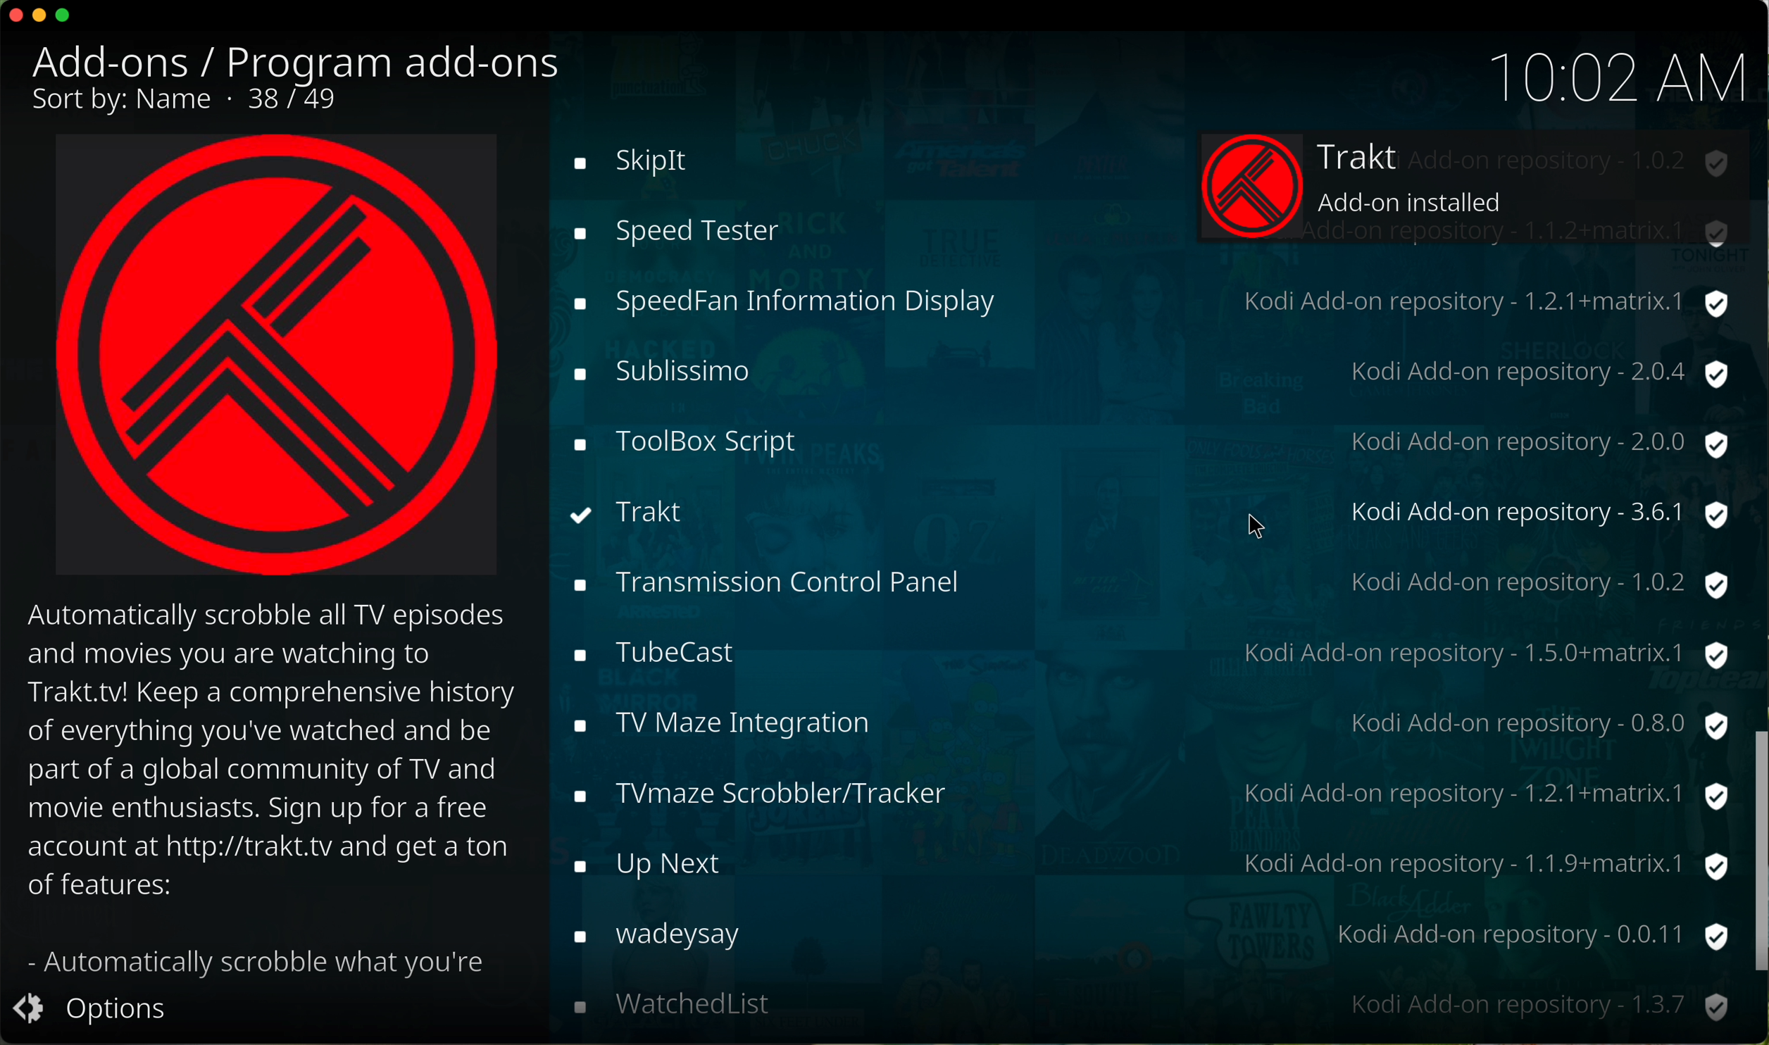 Image resolution: width=1769 pixels, height=1045 pixels. Describe the element at coordinates (1757, 918) in the screenshot. I see `mouse up` at that location.